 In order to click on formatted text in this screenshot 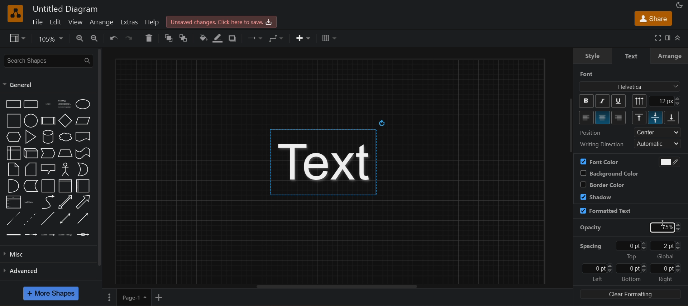, I will do `click(605, 211)`.